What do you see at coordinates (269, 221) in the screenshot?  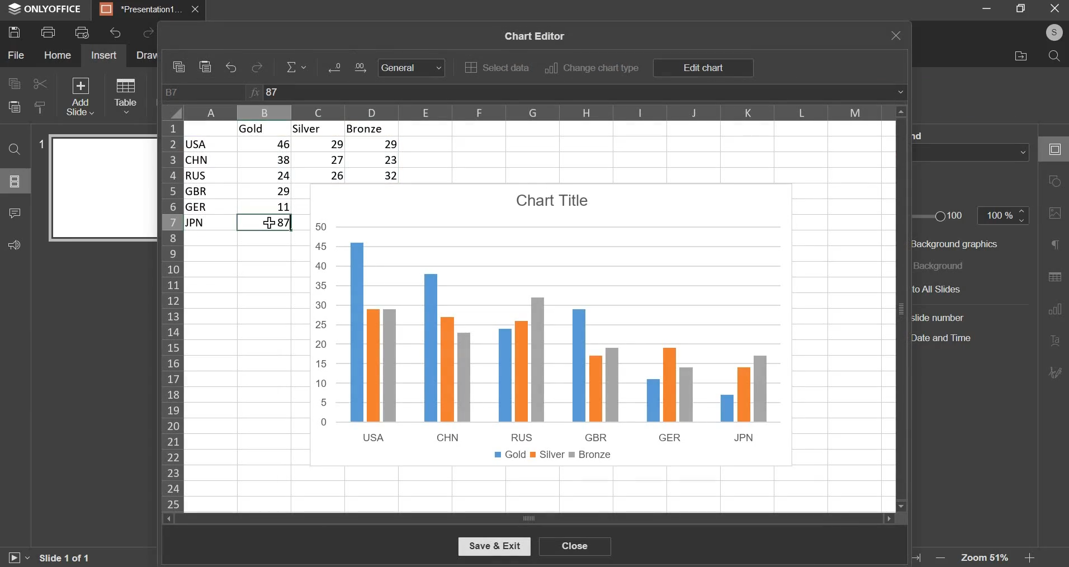 I see `mouse pointer` at bounding box center [269, 221].